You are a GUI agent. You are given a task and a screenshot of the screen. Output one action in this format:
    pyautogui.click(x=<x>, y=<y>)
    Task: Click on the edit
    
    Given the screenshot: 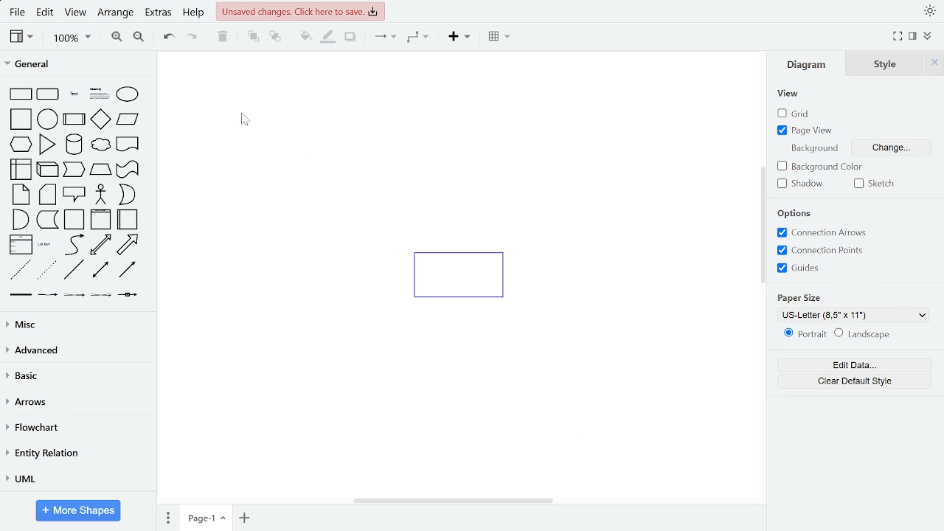 What is the action you would take?
    pyautogui.click(x=46, y=13)
    